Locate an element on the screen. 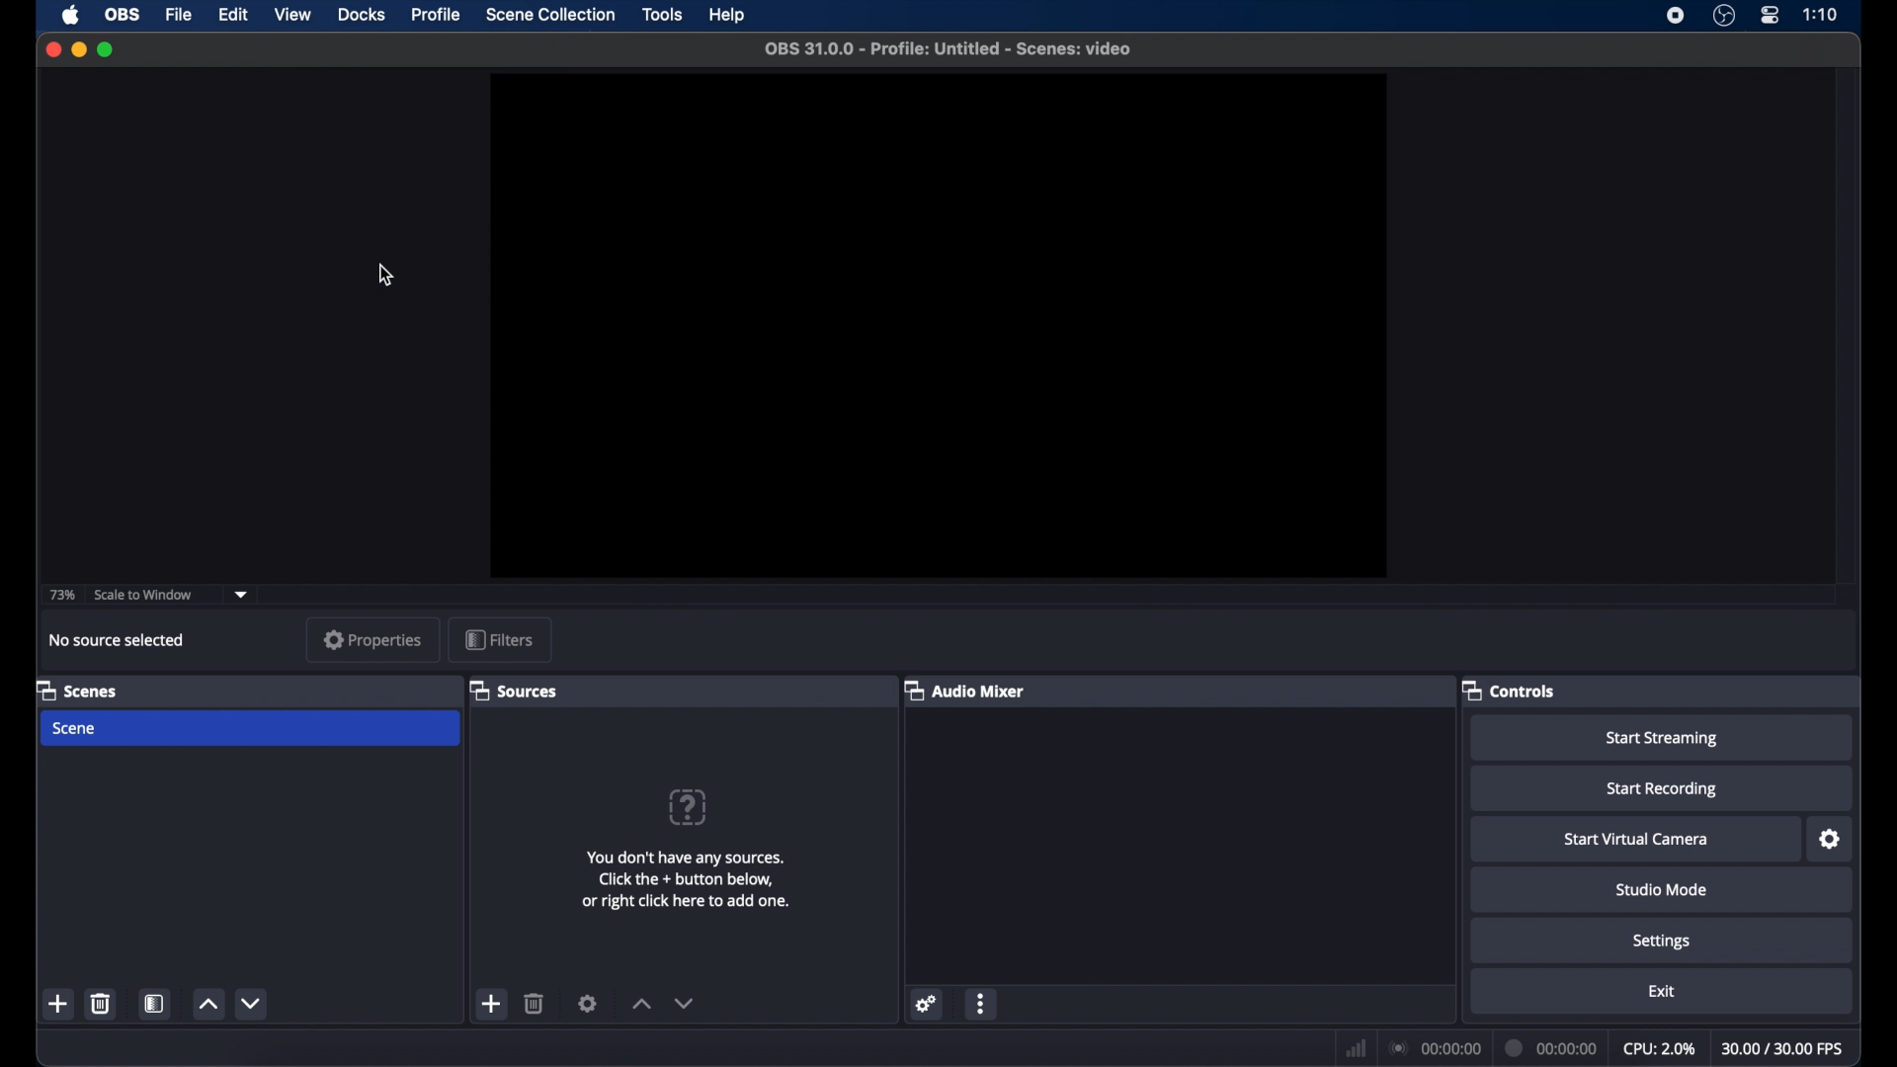  info is located at coordinates (687, 882).